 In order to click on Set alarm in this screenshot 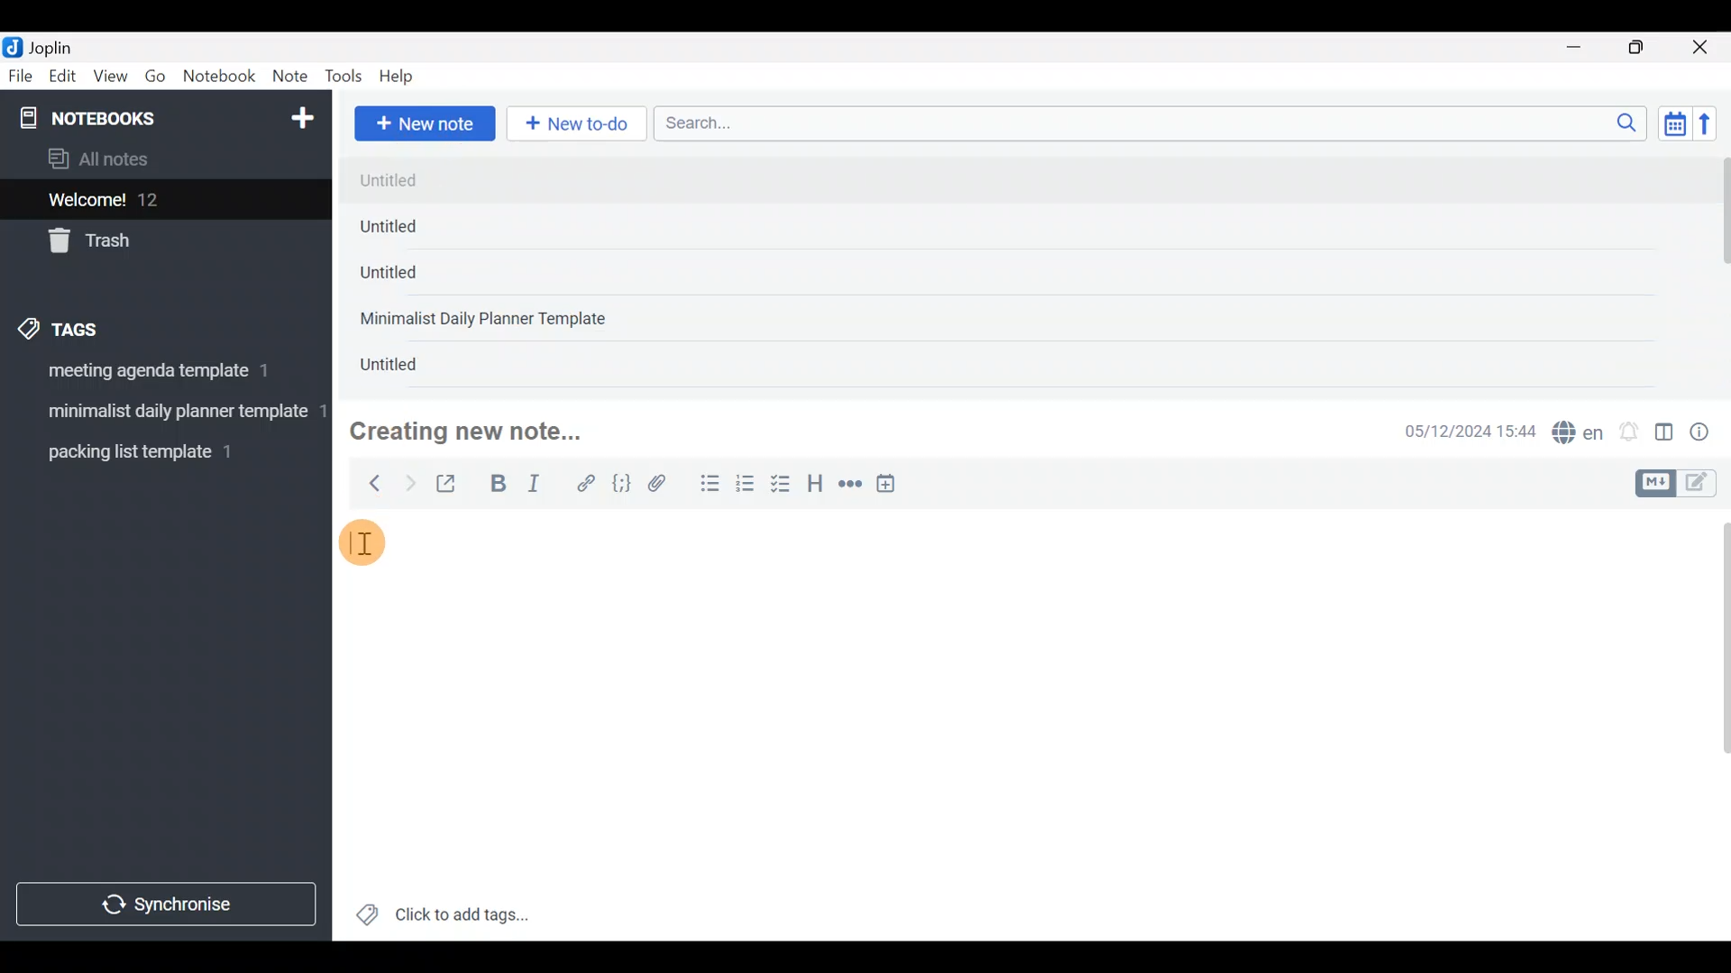, I will do `click(1630, 433)`.